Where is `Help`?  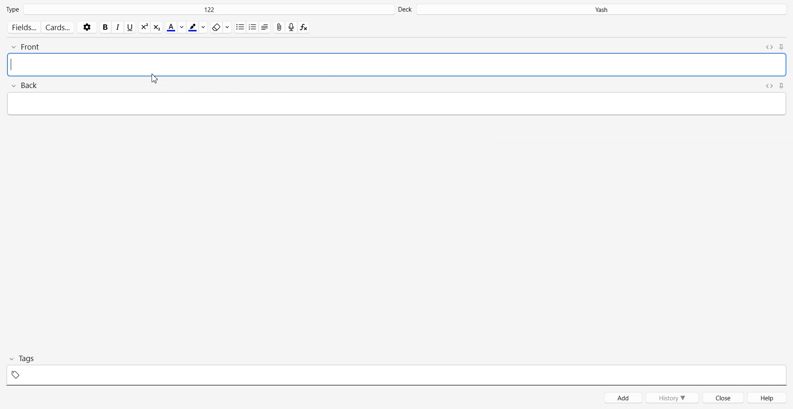 Help is located at coordinates (768, 397).